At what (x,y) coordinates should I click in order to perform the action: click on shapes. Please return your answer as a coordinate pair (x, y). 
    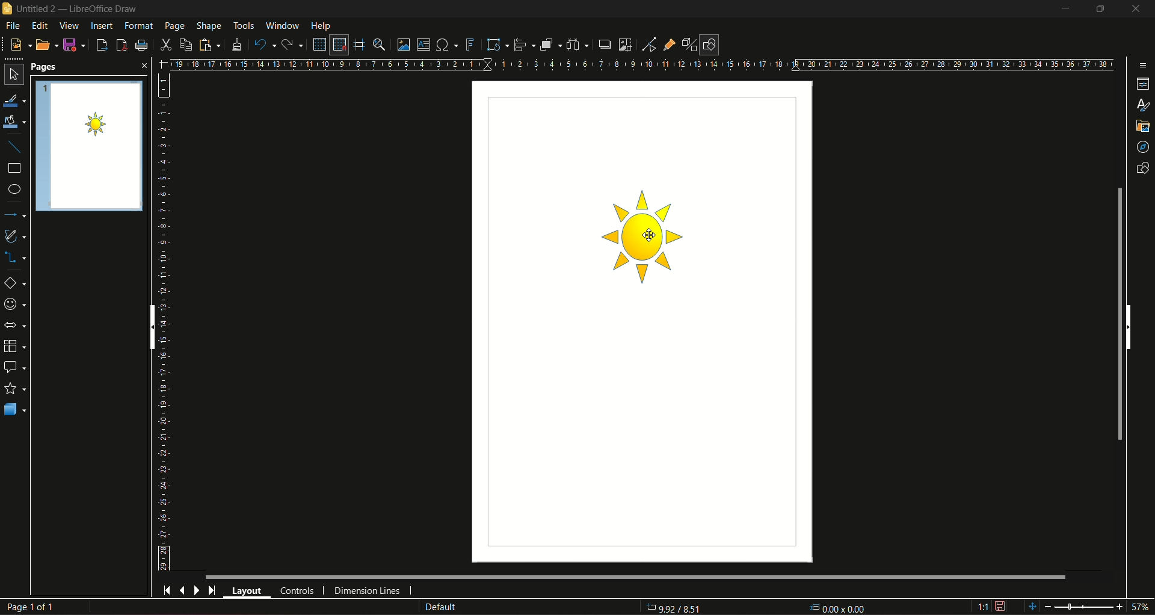
    Looking at the image, I should click on (1144, 169).